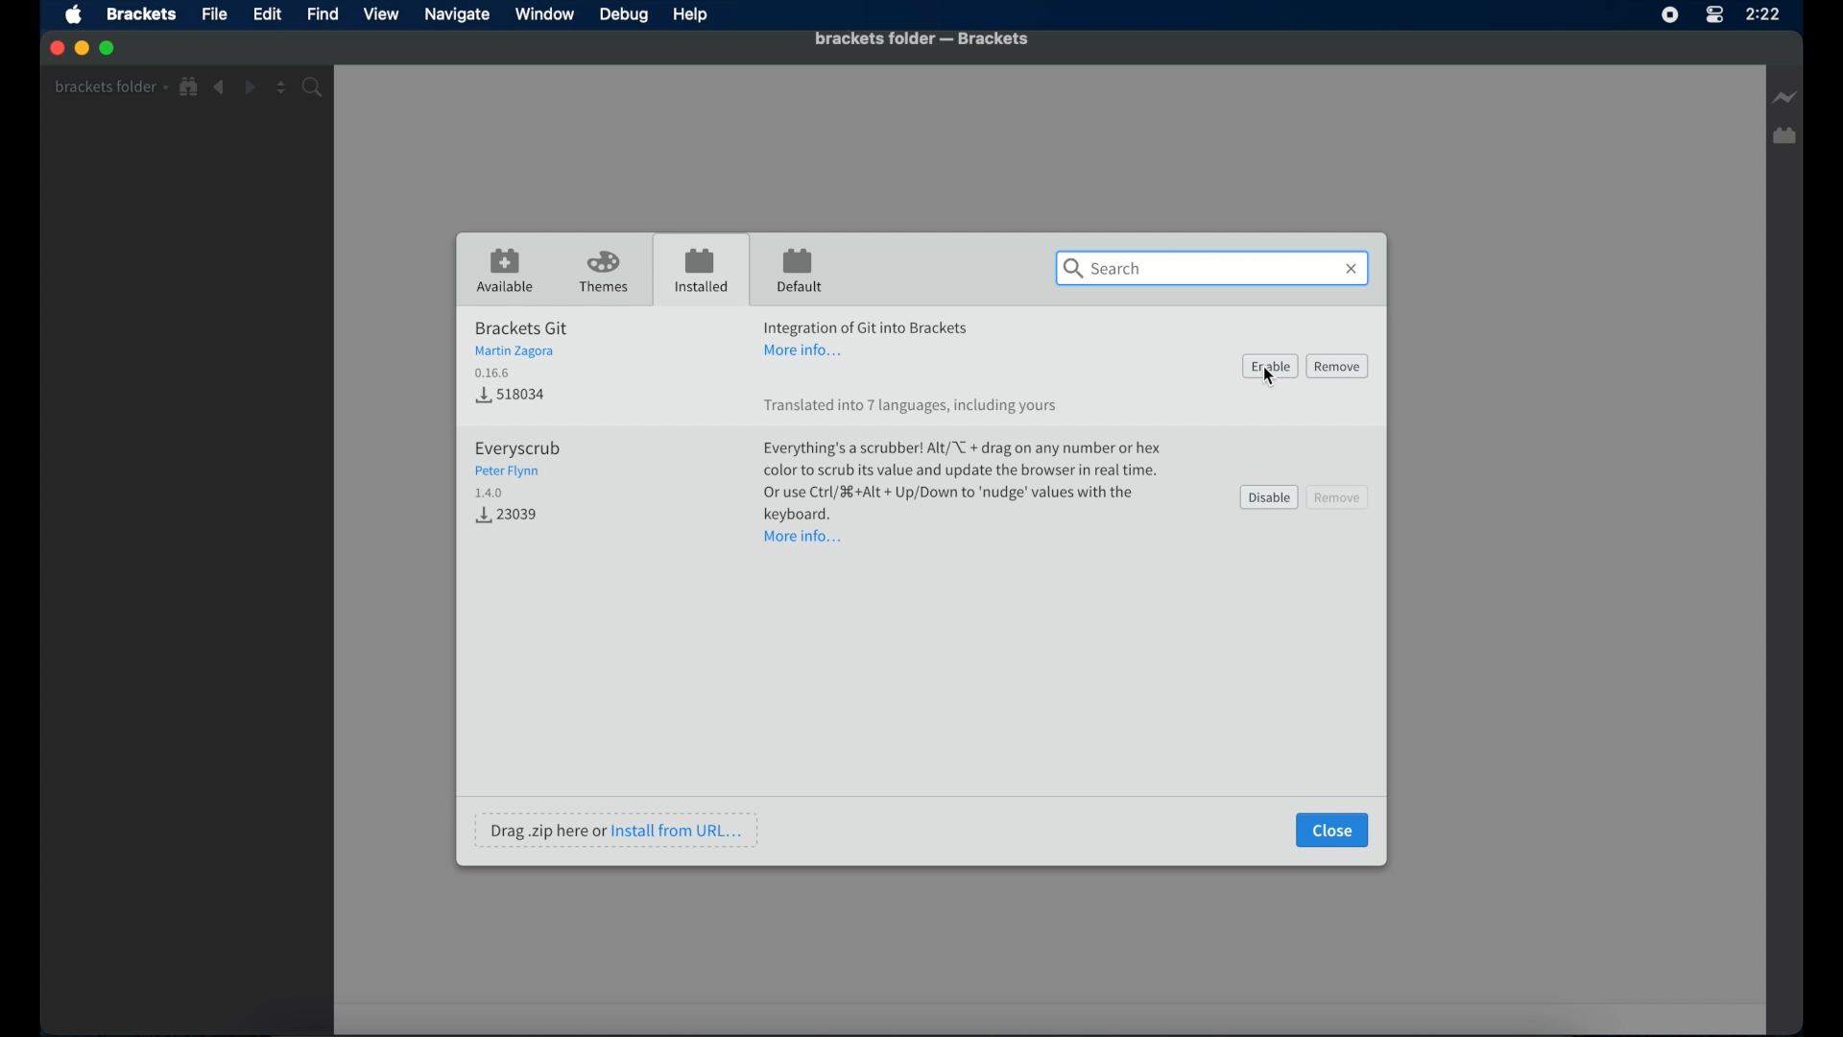 This screenshot has height=1037, width=1843. What do you see at coordinates (961, 479) in the screenshot?
I see `Everything's a scrubber! Alt/X. + drag on any number or hex
color to scrubiits value and update the browser in real time.
Or use Ctrl/3+Alt + Up/Down to ‘nudge’ values with the
keyboard.` at bounding box center [961, 479].